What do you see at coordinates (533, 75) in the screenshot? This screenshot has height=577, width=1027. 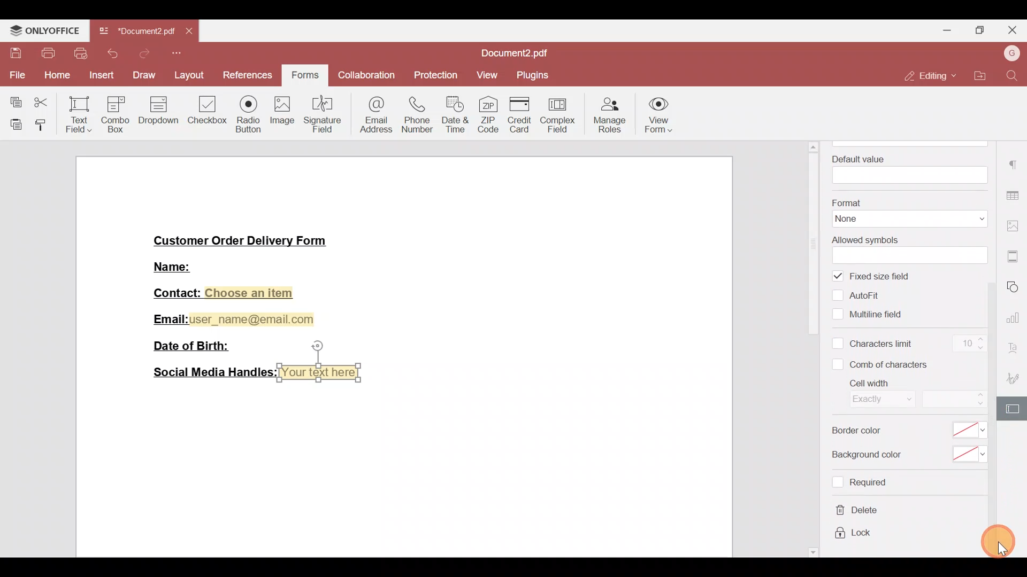 I see `Plugins` at bounding box center [533, 75].